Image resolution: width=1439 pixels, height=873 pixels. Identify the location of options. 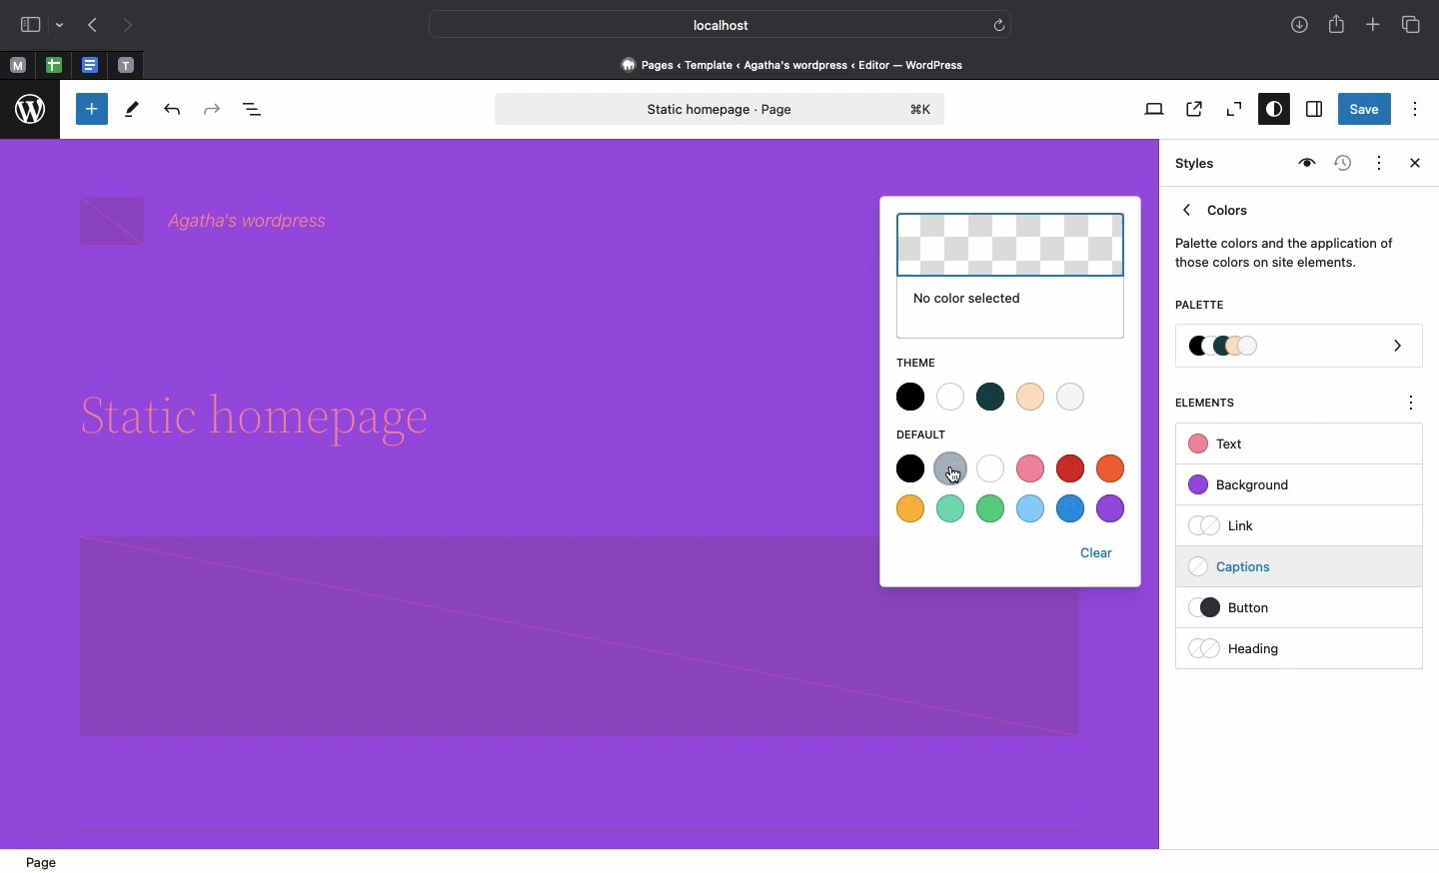
(1412, 406).